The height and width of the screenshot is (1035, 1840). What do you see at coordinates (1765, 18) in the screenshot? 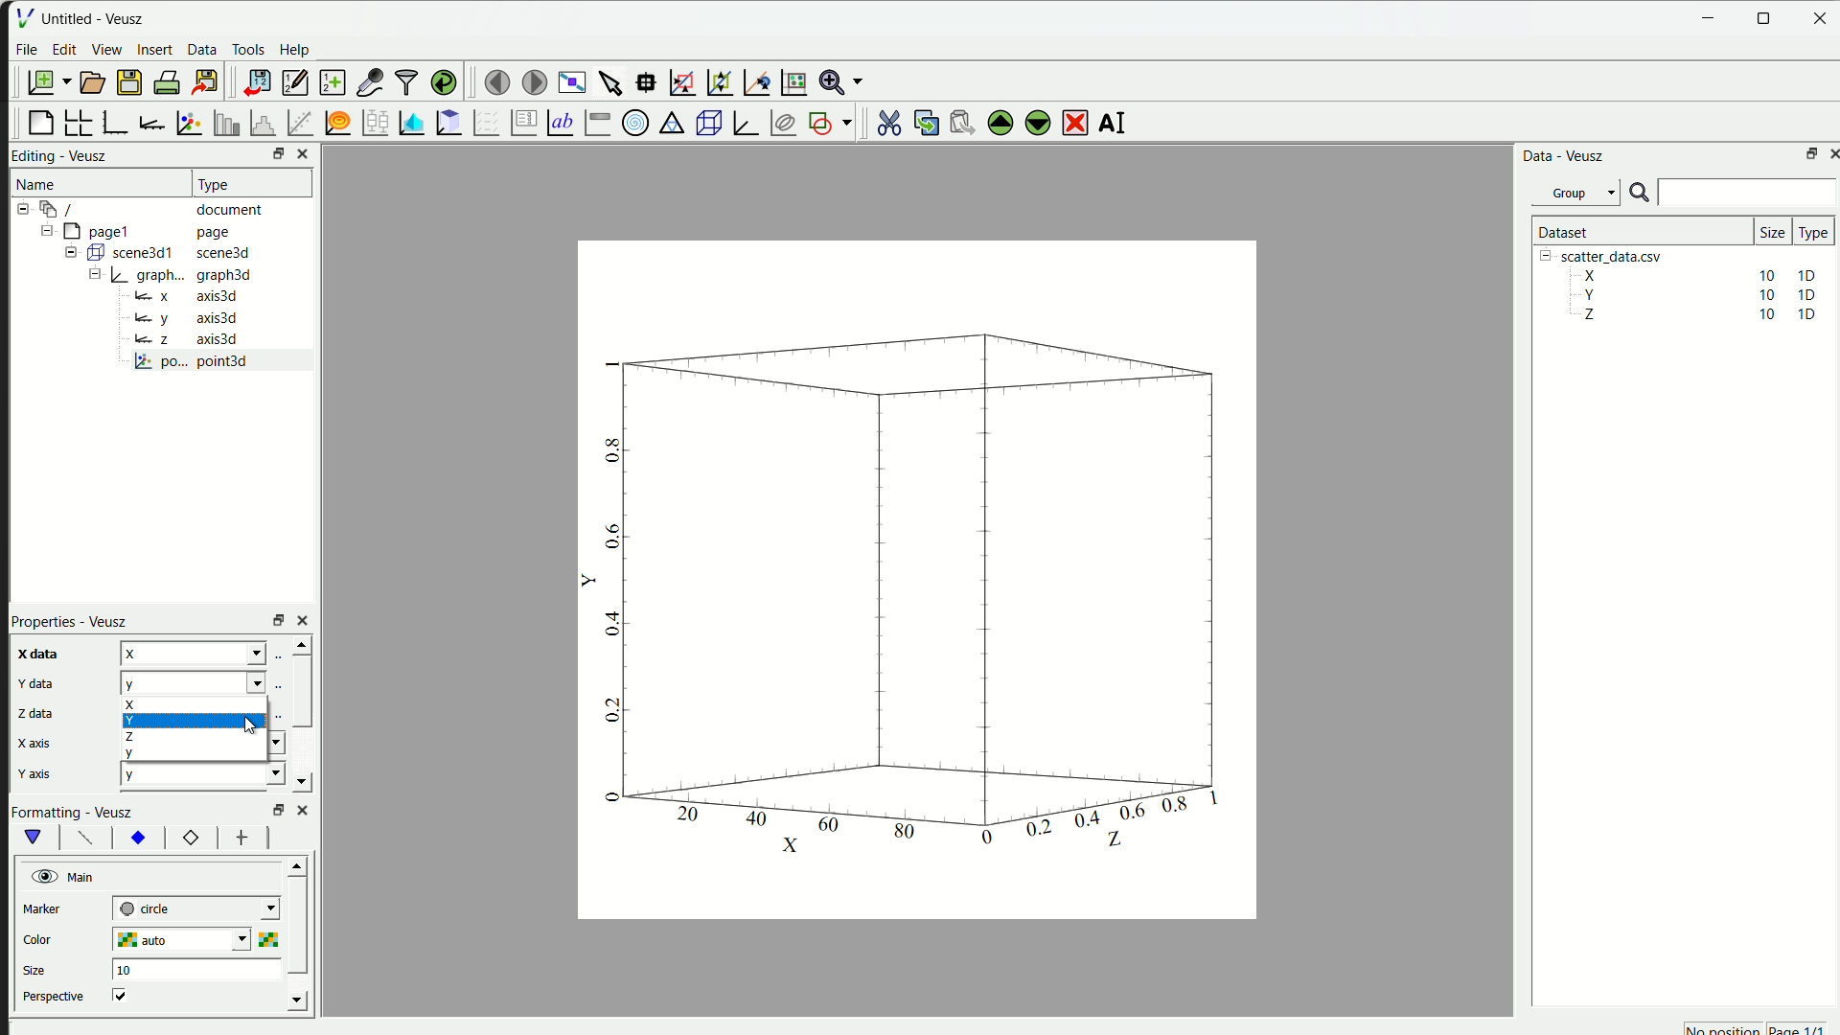
I see `resize` at bounding box center [1765, 18].